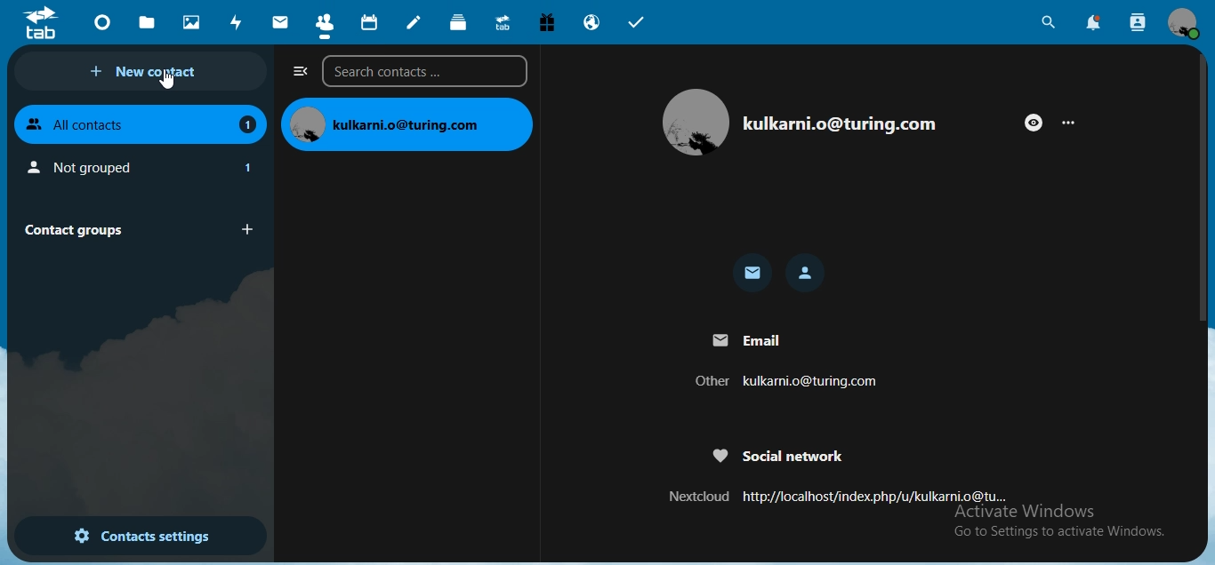 This screenshot has height=565, width=1215. I want to click on , so click(1033, 122).